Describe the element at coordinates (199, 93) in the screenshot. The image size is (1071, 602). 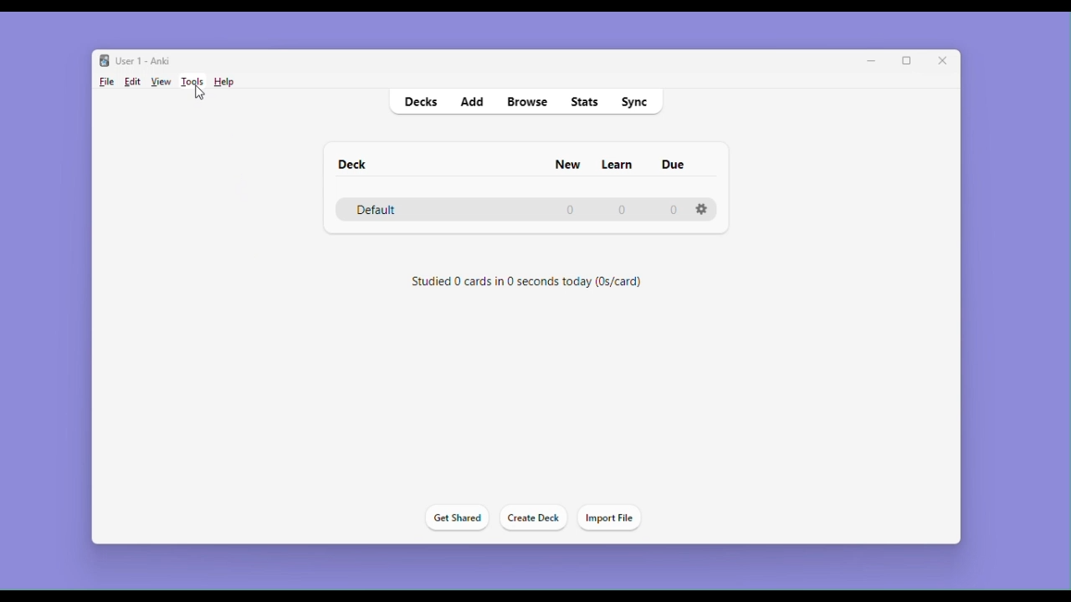
I see `cursor` at that location.